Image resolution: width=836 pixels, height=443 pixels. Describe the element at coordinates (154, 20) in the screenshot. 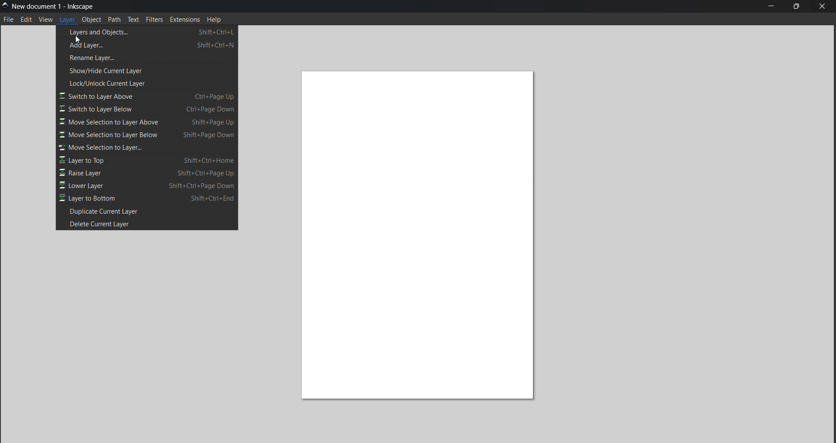

I see `filters` at that location.